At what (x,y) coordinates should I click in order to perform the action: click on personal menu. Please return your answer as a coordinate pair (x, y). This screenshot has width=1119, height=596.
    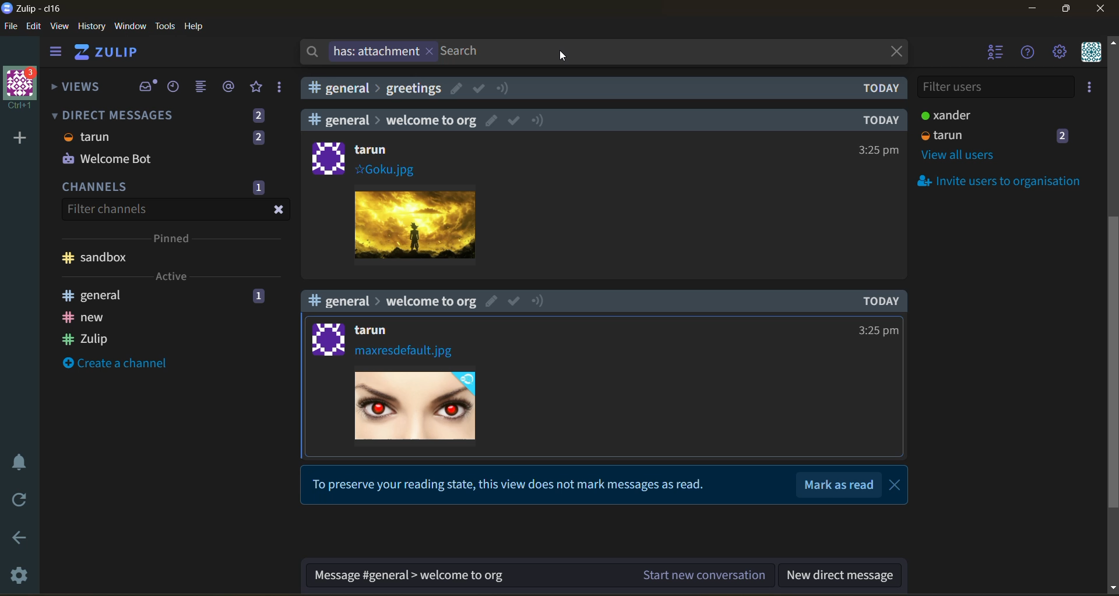
    Looking at the image, I should click on (1092, 52).